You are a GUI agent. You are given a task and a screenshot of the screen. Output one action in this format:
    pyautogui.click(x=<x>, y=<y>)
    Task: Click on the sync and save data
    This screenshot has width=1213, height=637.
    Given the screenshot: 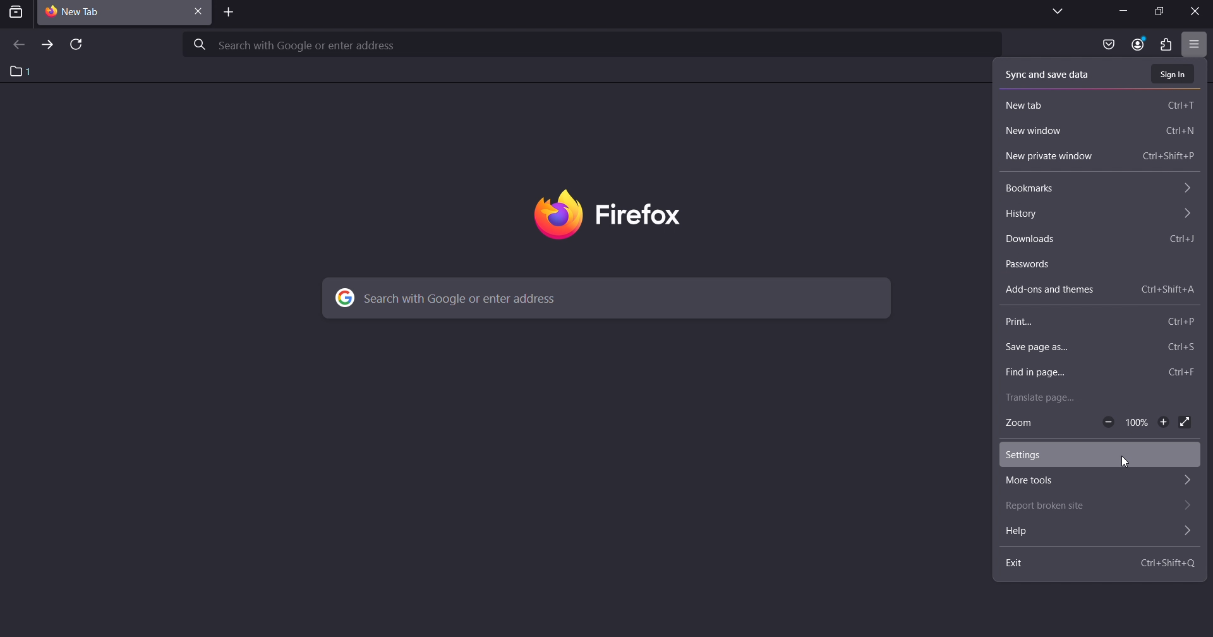 What is the action you would take?
    pyautogui.click(x=1050, y=73)
    